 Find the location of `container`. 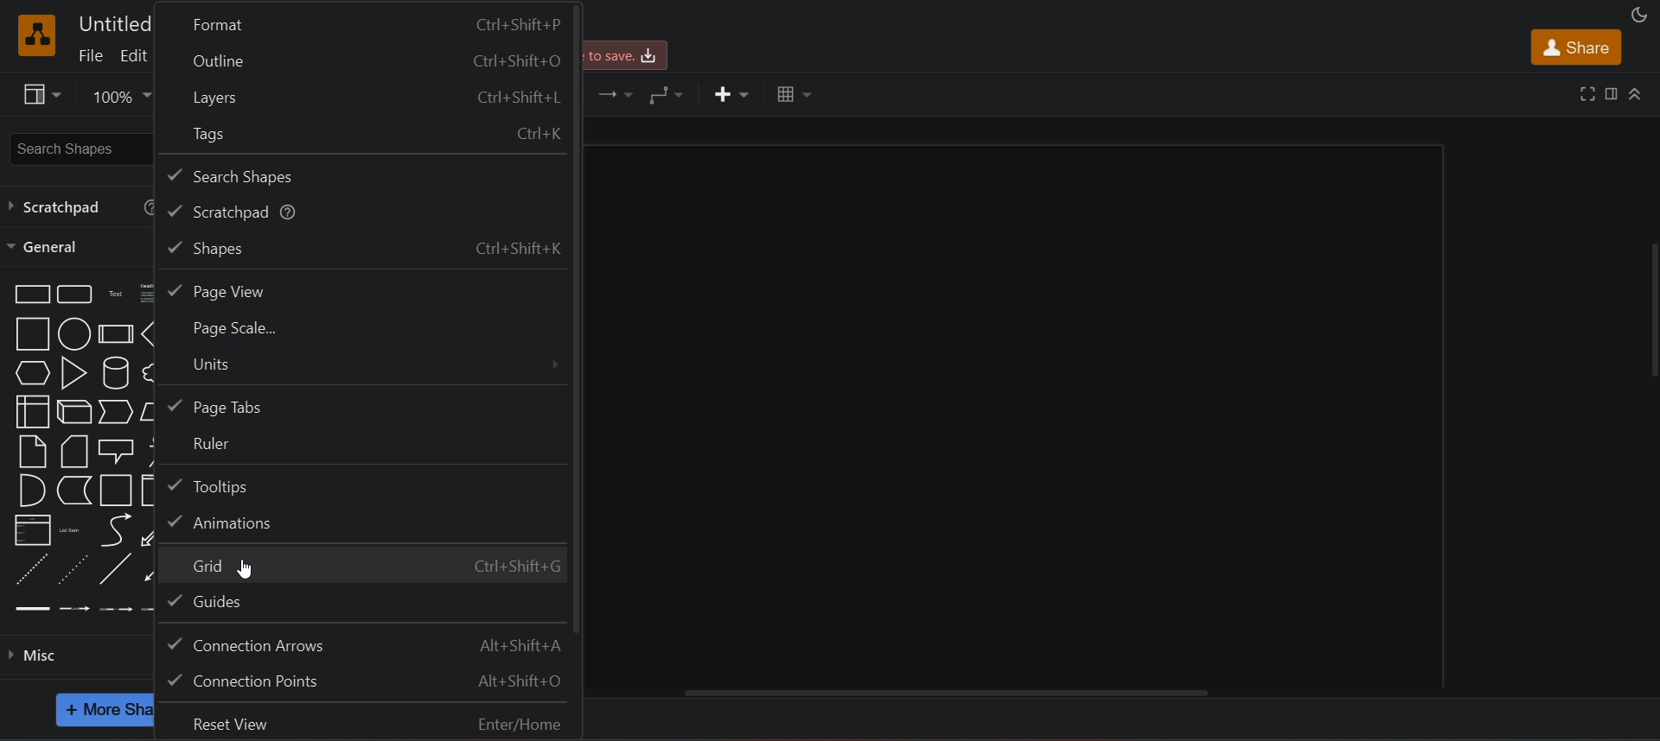

container is located at coordinates (115, 490).